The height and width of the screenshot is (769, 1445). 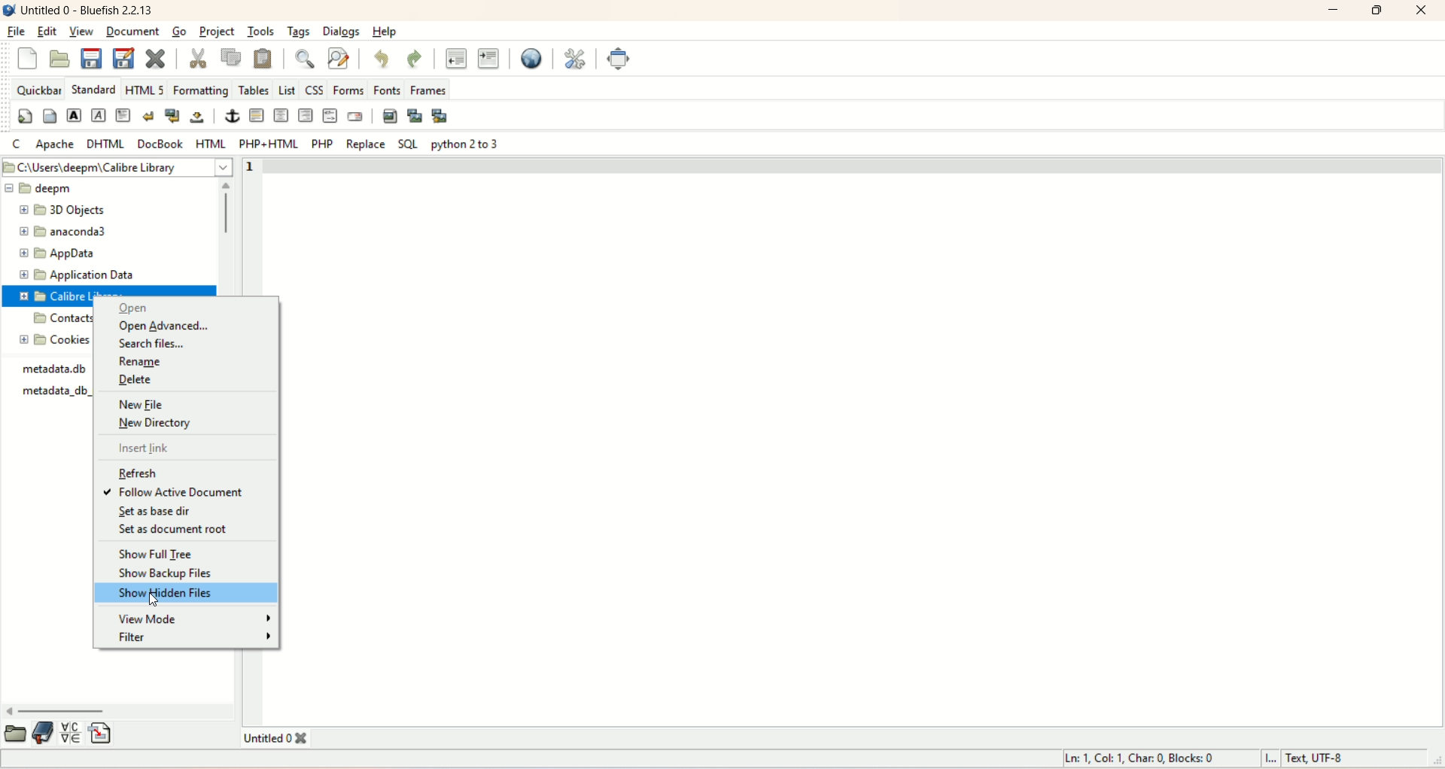 What do you see at coordinates (324, 144) in the screenshot?
I see `PHP` at bounding box center [324, 144].